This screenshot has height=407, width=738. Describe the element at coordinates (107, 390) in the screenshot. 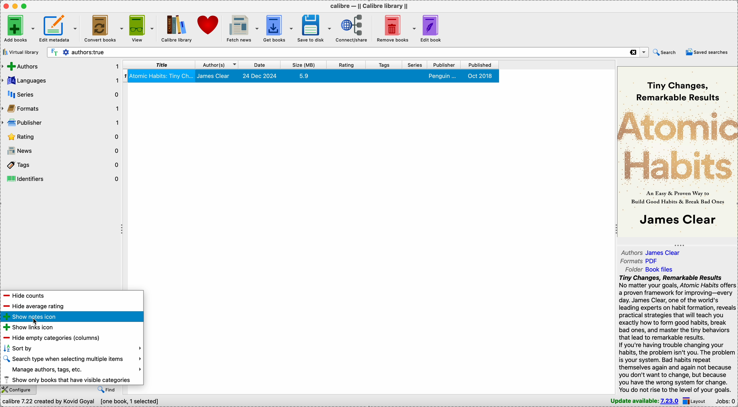

I see `find` at that location.